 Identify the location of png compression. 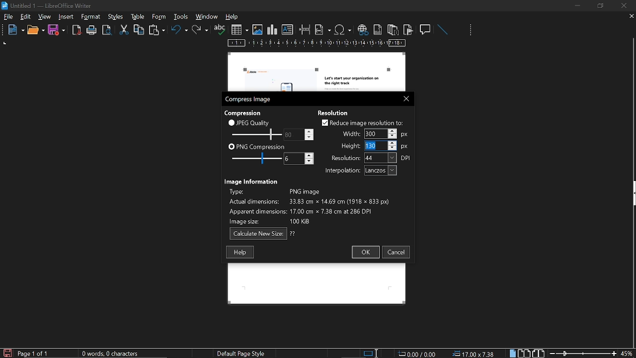
(257, 146).